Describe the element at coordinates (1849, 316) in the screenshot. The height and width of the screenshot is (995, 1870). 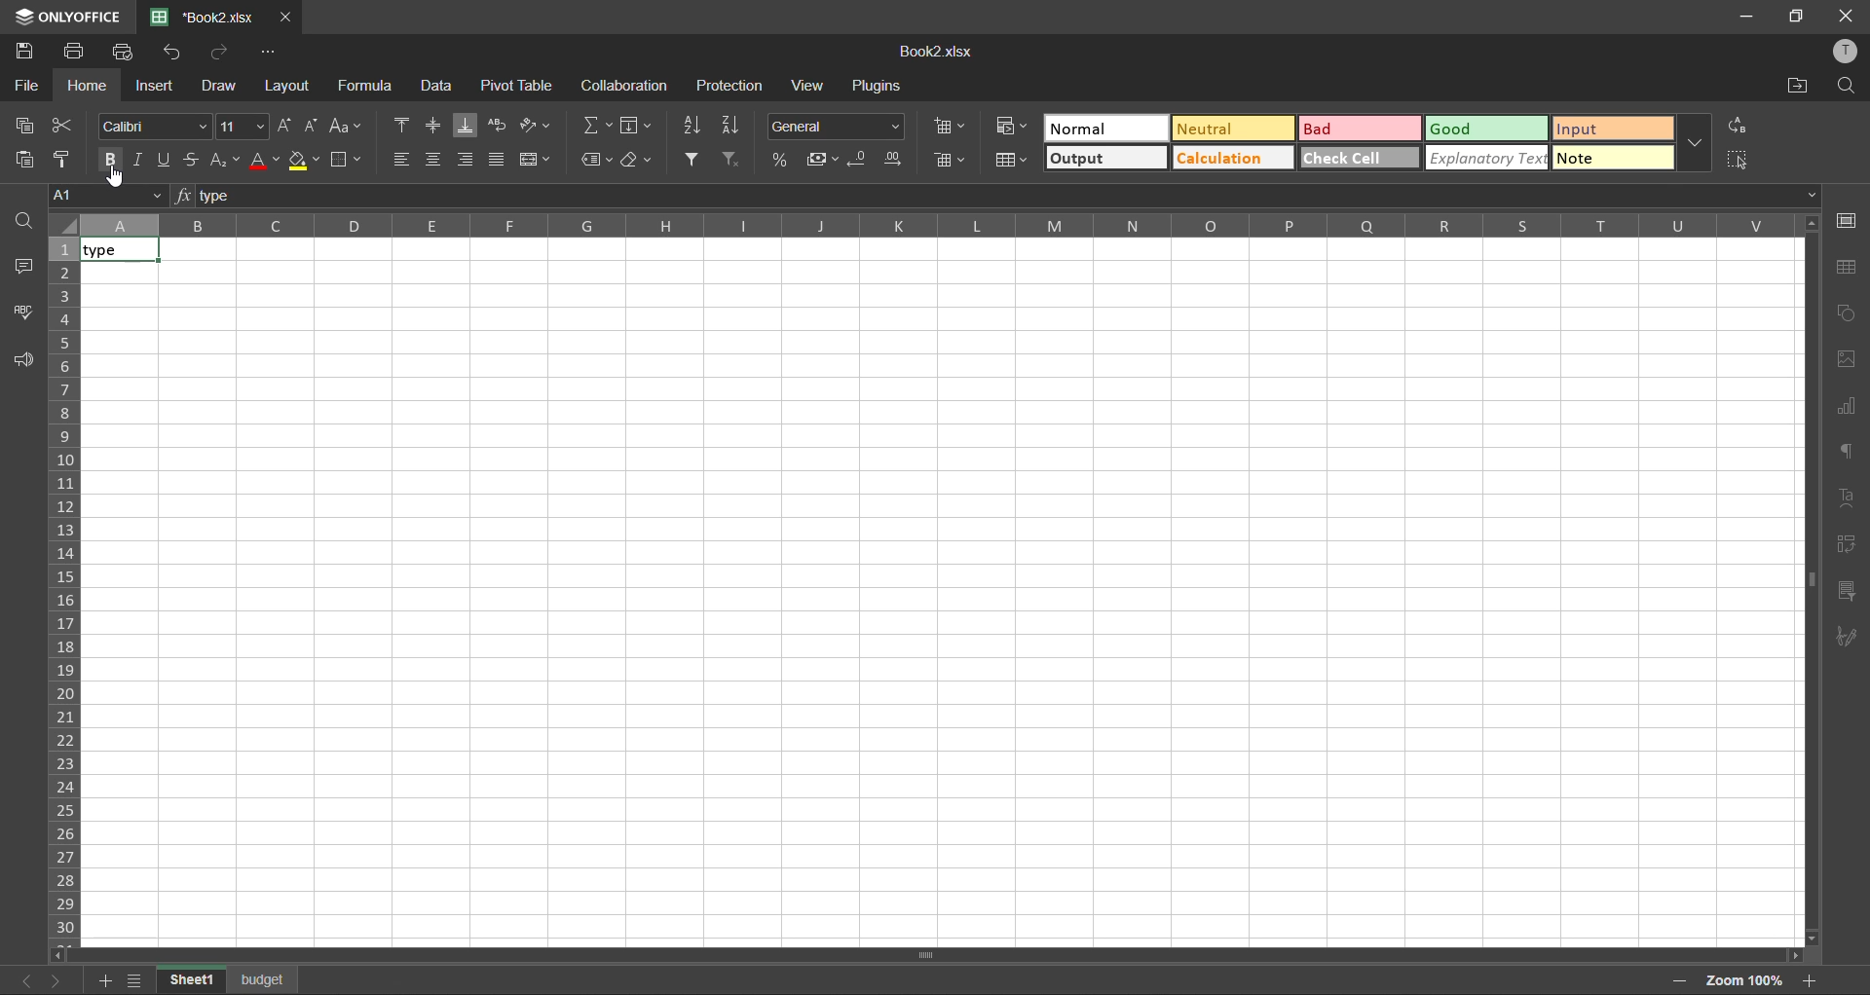
I see `shapes` at that location.